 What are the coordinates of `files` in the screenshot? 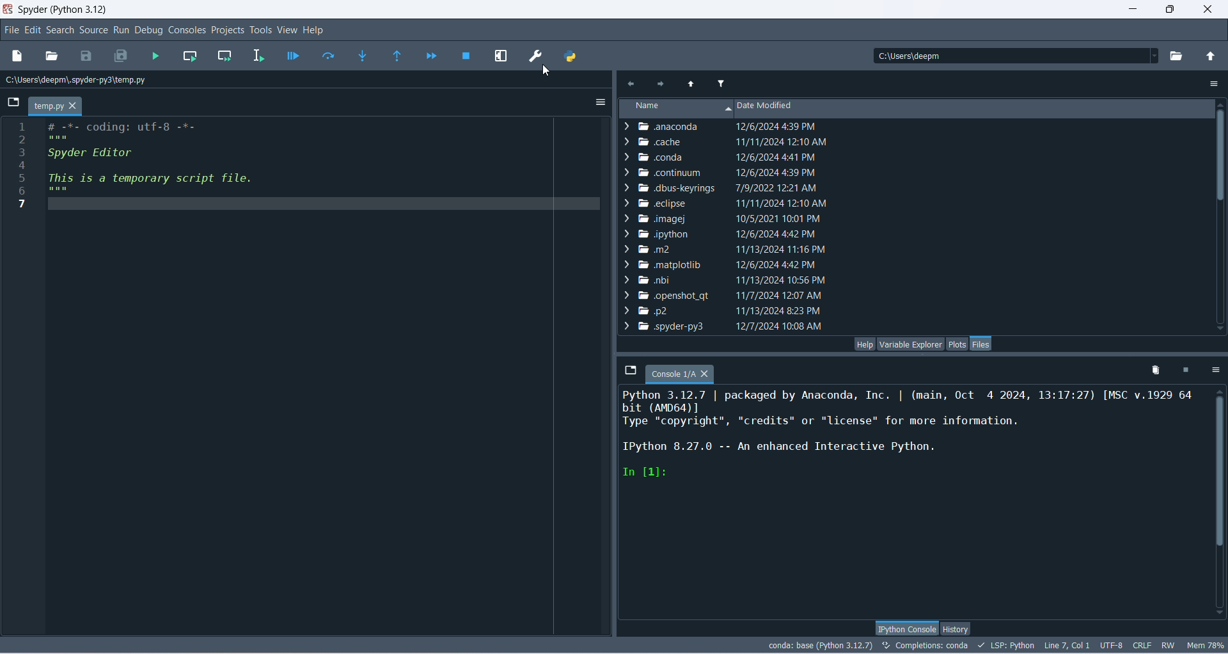 It's located at (980, 344).